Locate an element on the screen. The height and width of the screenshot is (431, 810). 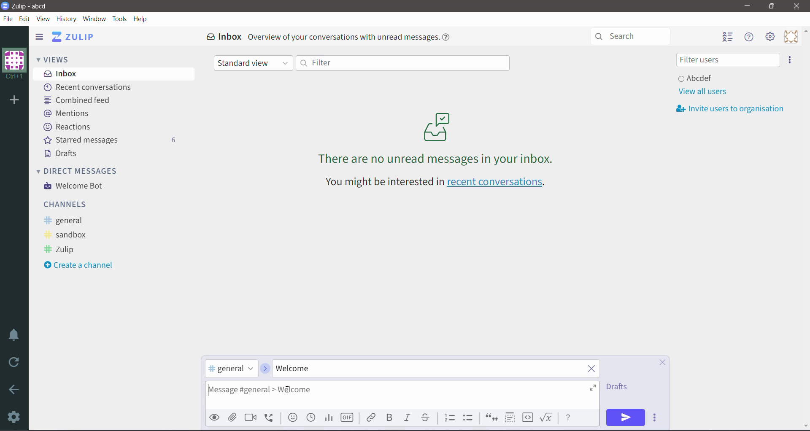
Add emoji is located at coordinates (293, 418).